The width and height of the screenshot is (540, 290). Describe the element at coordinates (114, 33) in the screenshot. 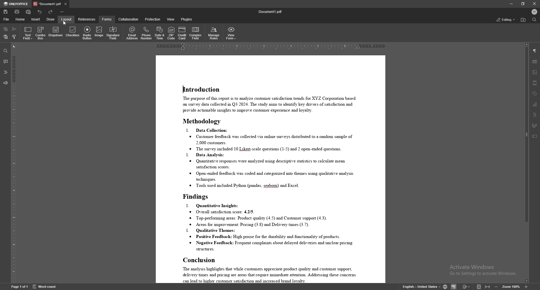

I see `signature field` at that location.